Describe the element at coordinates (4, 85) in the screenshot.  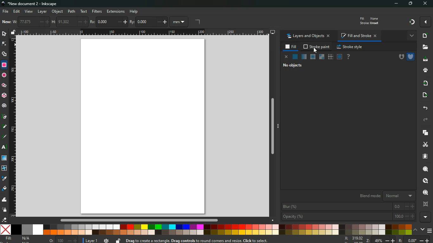
I see `star polygon` at that location.